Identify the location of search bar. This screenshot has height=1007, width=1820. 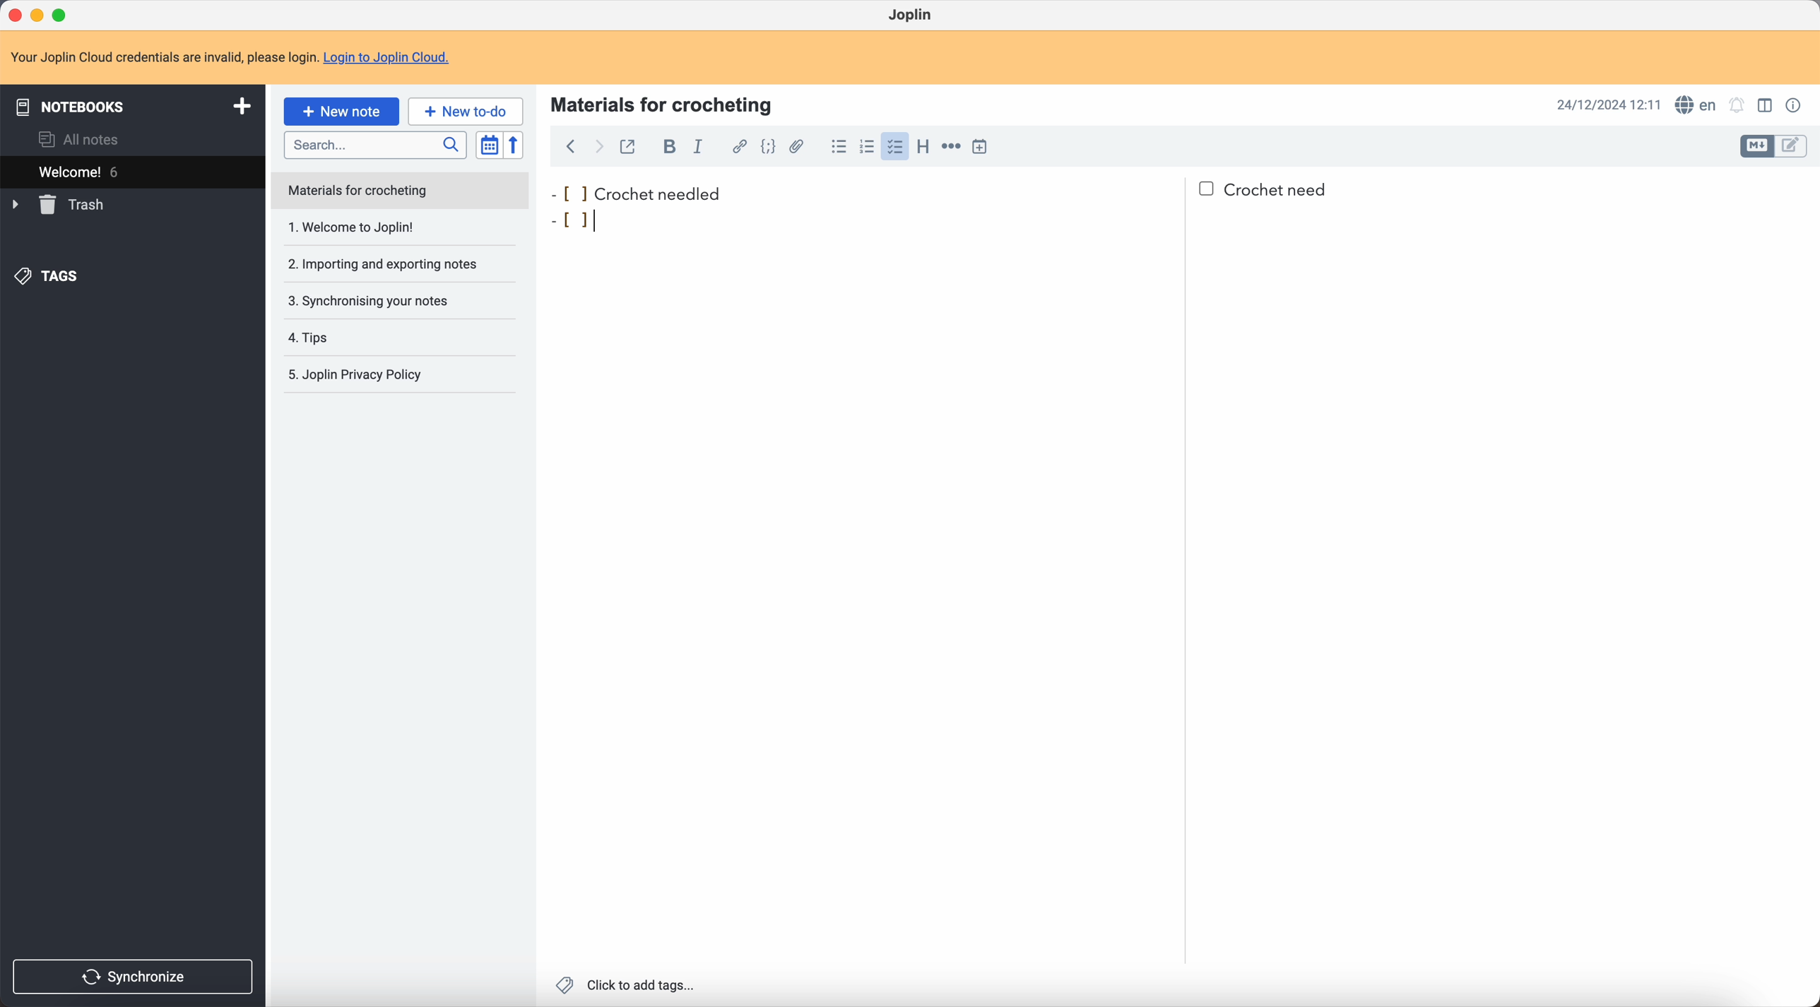
(374, 143).